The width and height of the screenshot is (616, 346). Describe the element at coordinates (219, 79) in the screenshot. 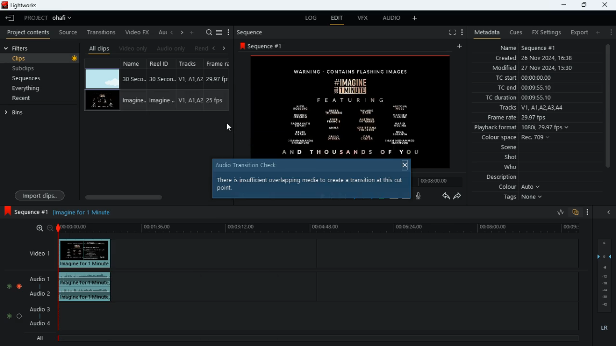

I see `29.97 fps` at that location.